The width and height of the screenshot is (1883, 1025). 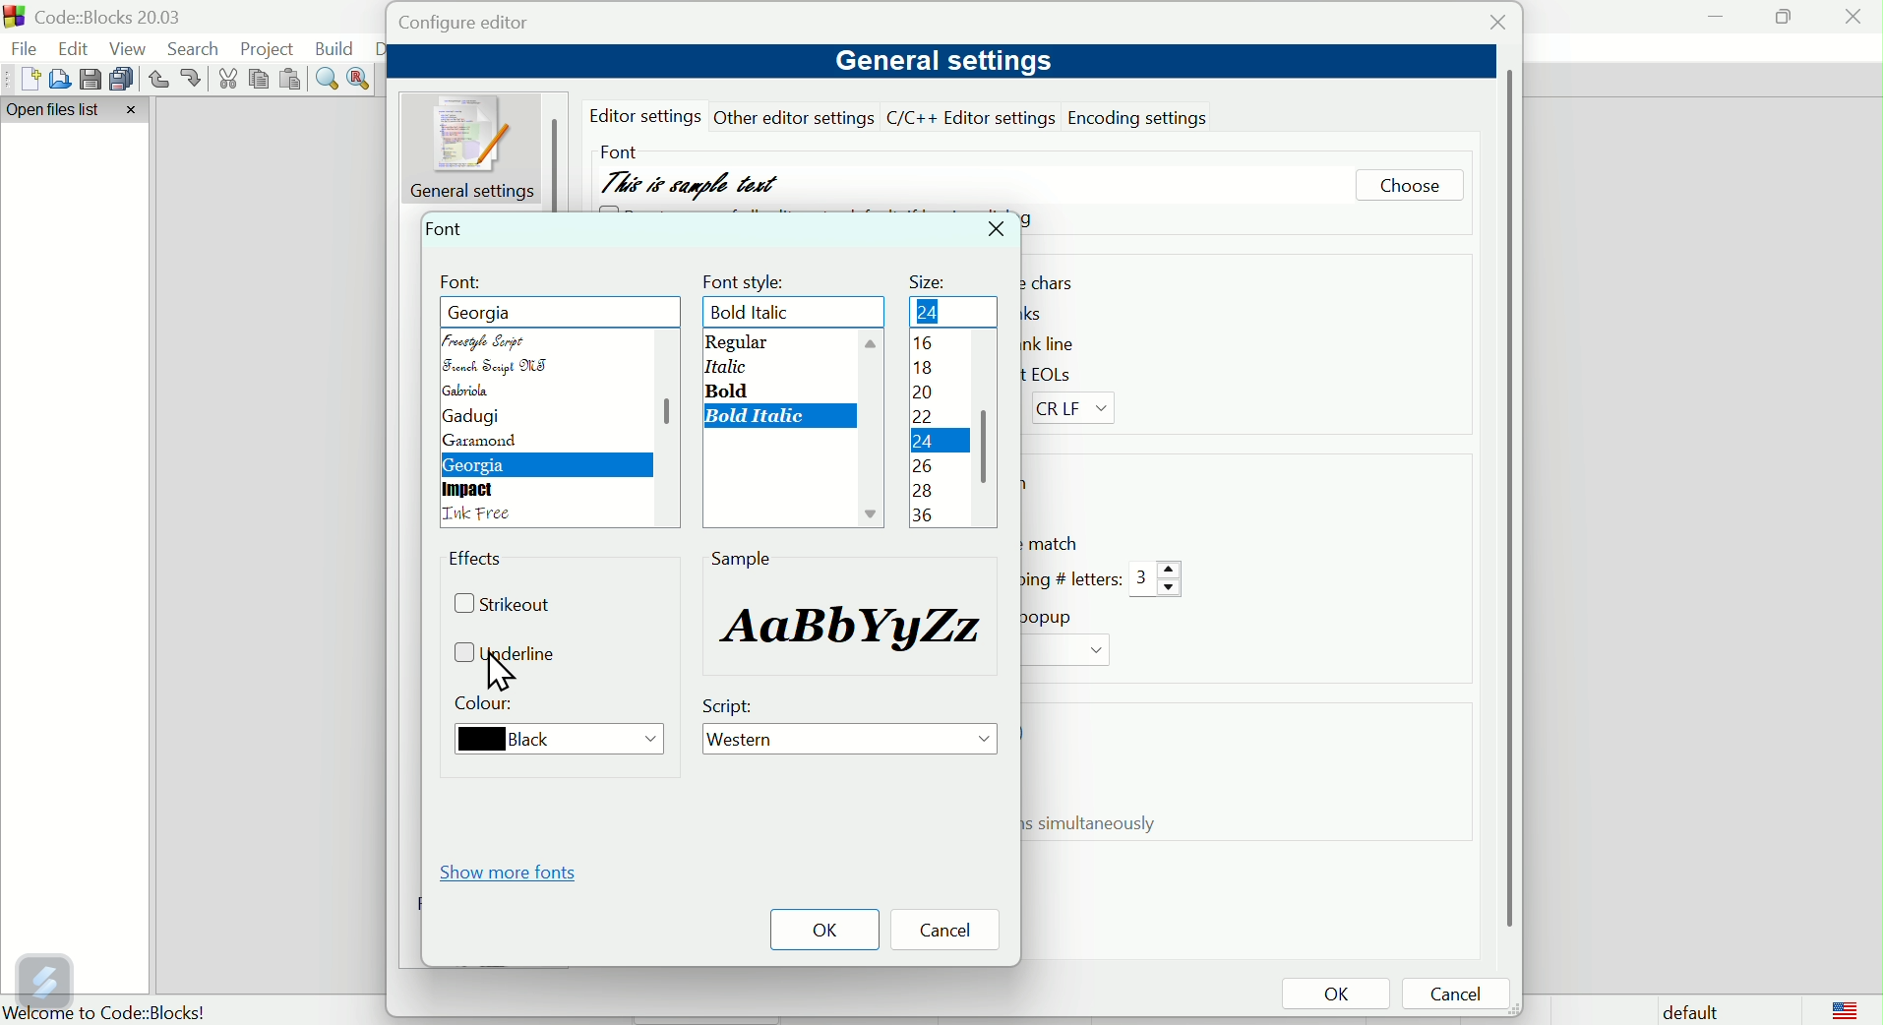 What do you see at coordinates (124, 17) in the screenshot?
I see `Court blocks 2003` at bounding box center [124, 17].